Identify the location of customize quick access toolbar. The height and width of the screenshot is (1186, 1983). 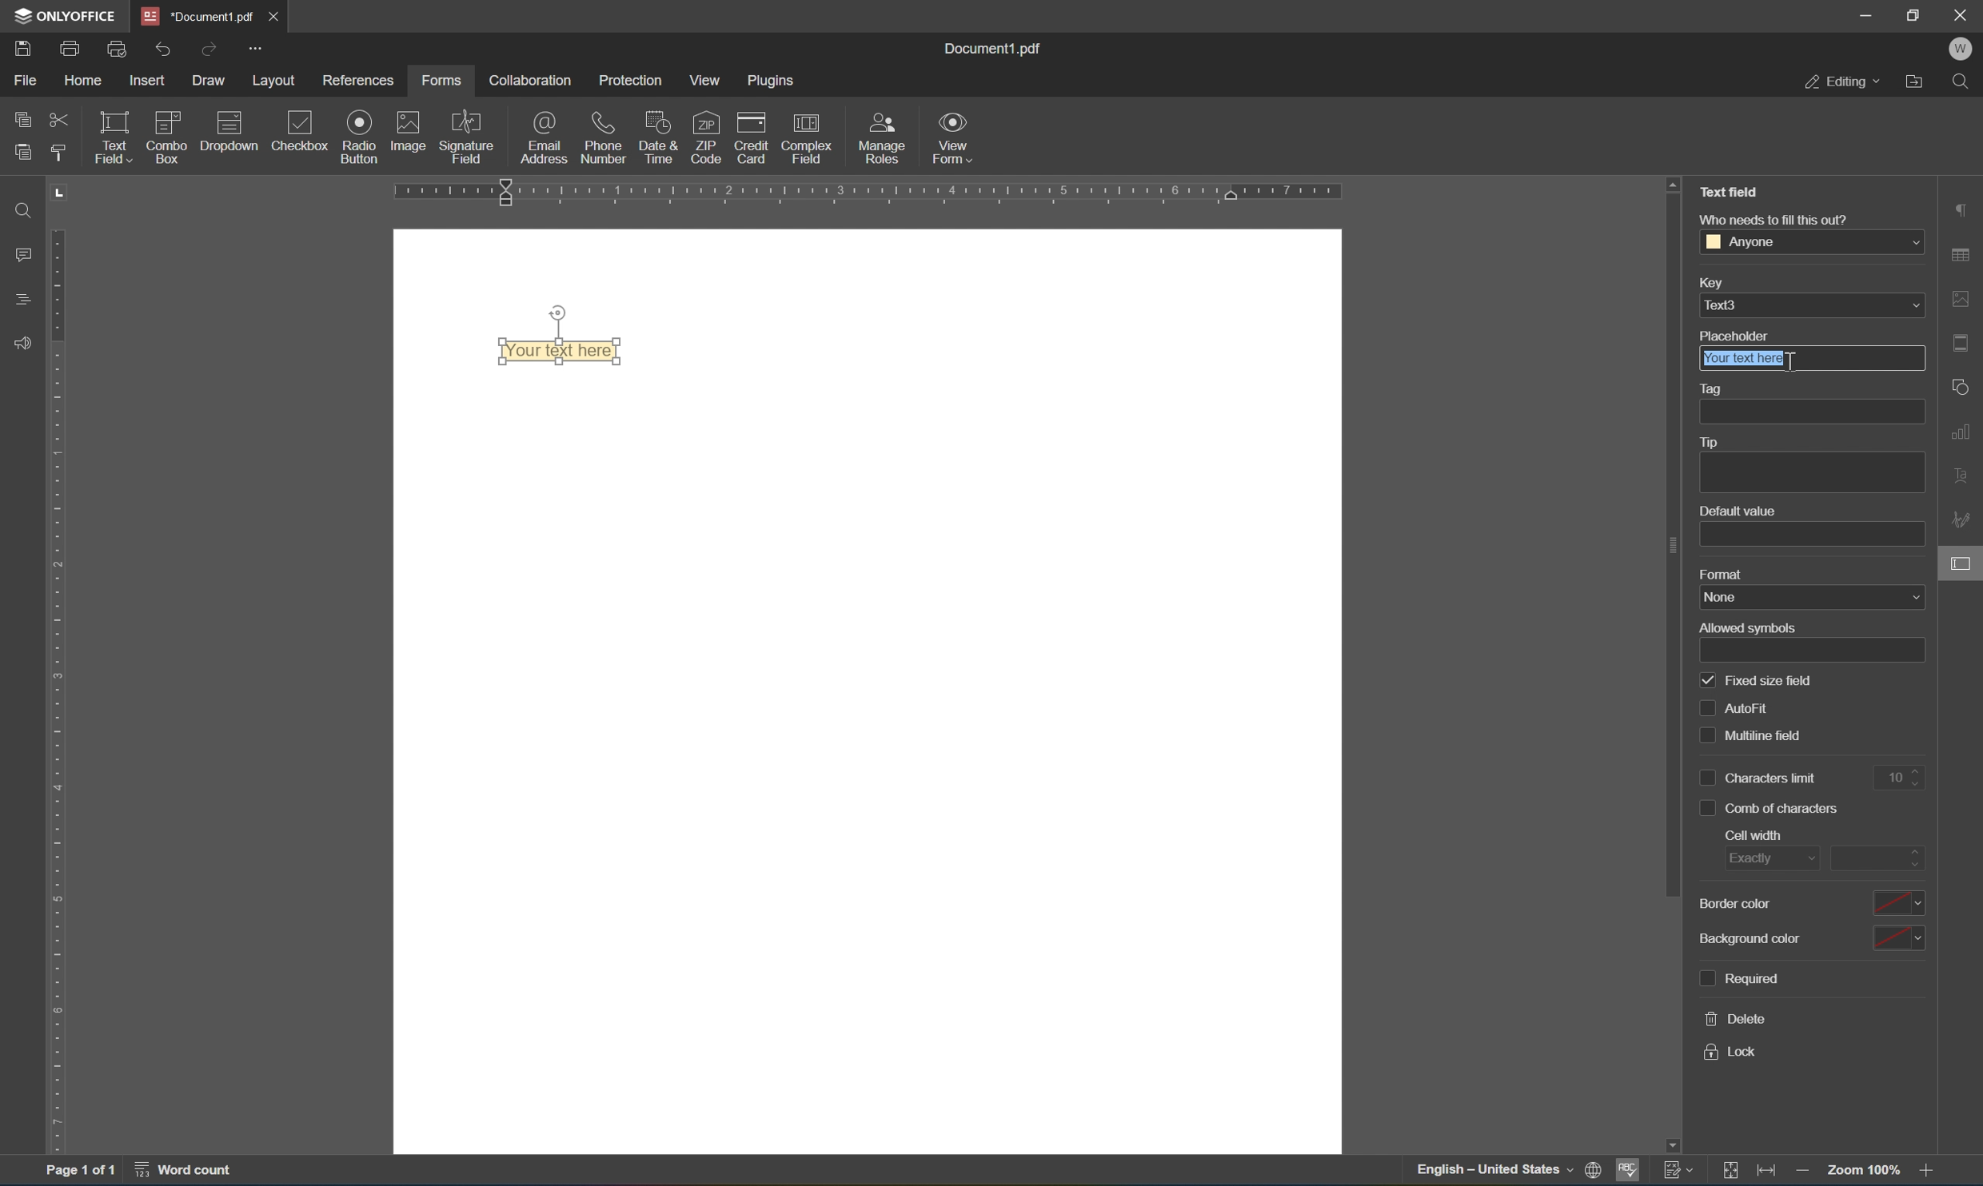
(257, 48).